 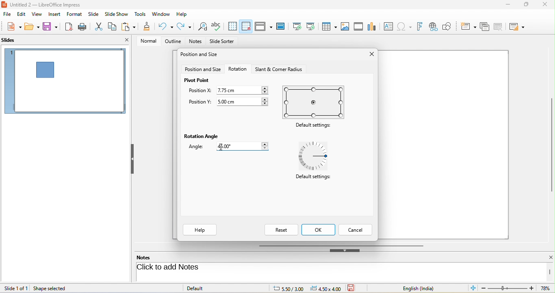 I want to click on ok, so click(x=319, y=230).